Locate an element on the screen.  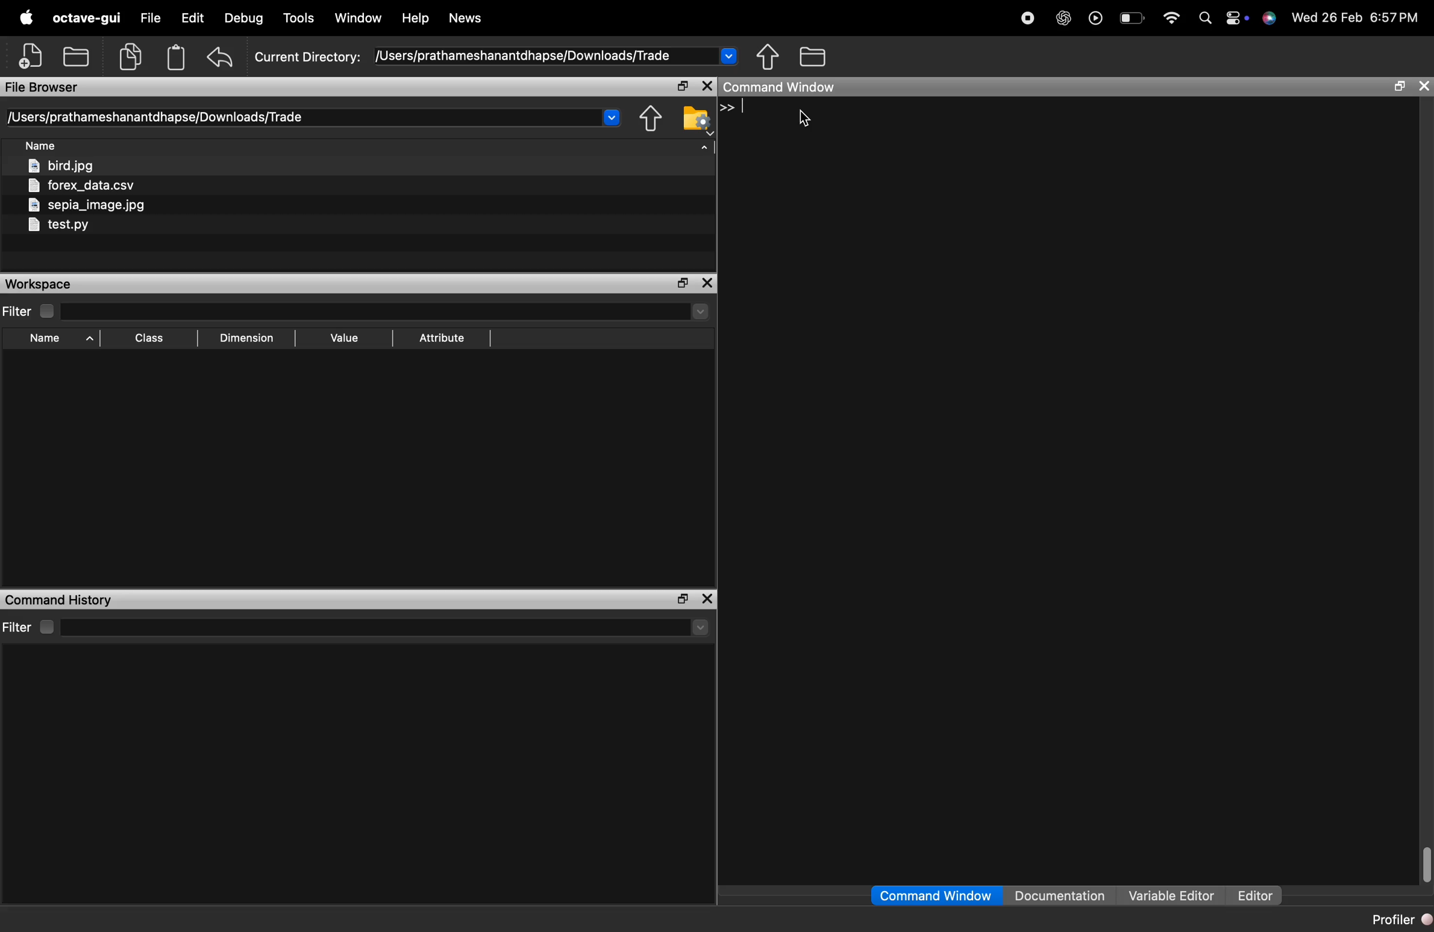
apple  is located at coordinates (26, 17).